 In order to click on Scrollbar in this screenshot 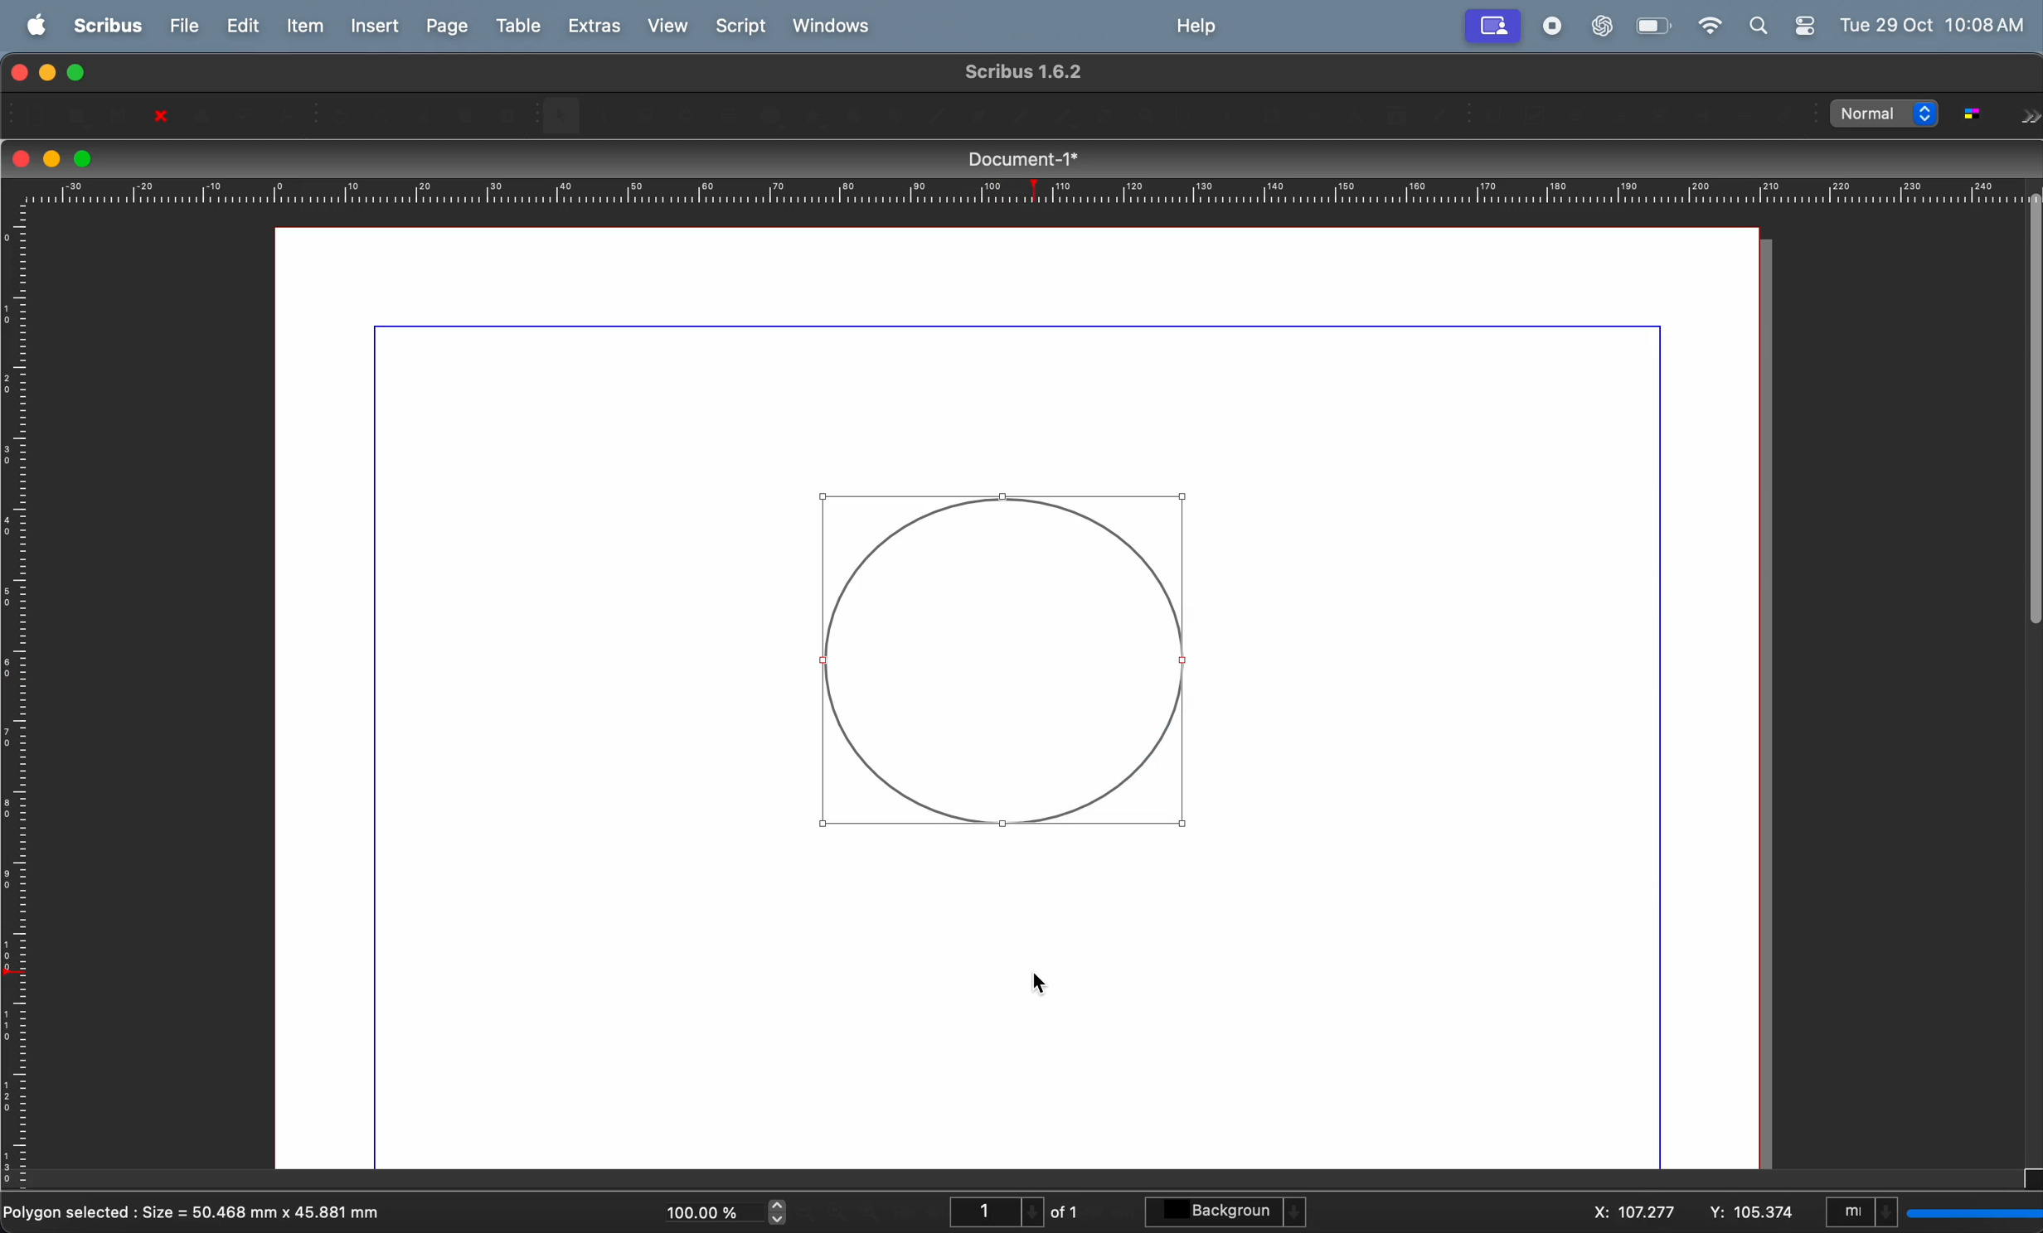, I will do `click(2031, 403)`.